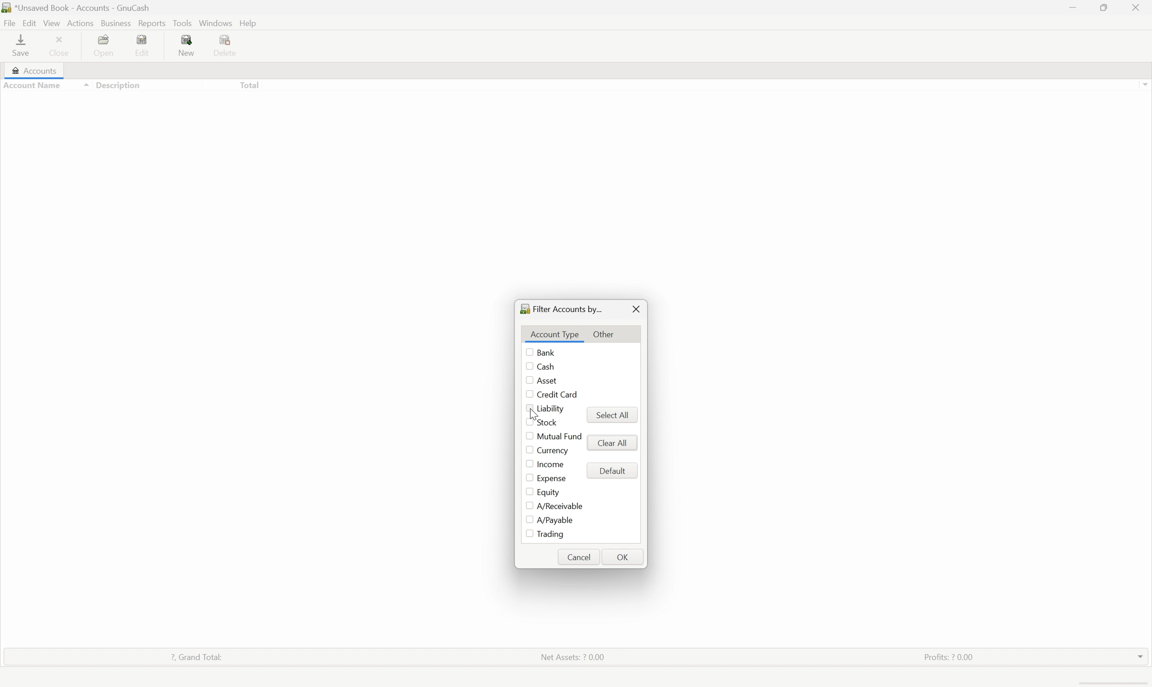 Image resolution: width=1152 pixels, height=687 pixels. I want to click on Income, so click(551, 465).